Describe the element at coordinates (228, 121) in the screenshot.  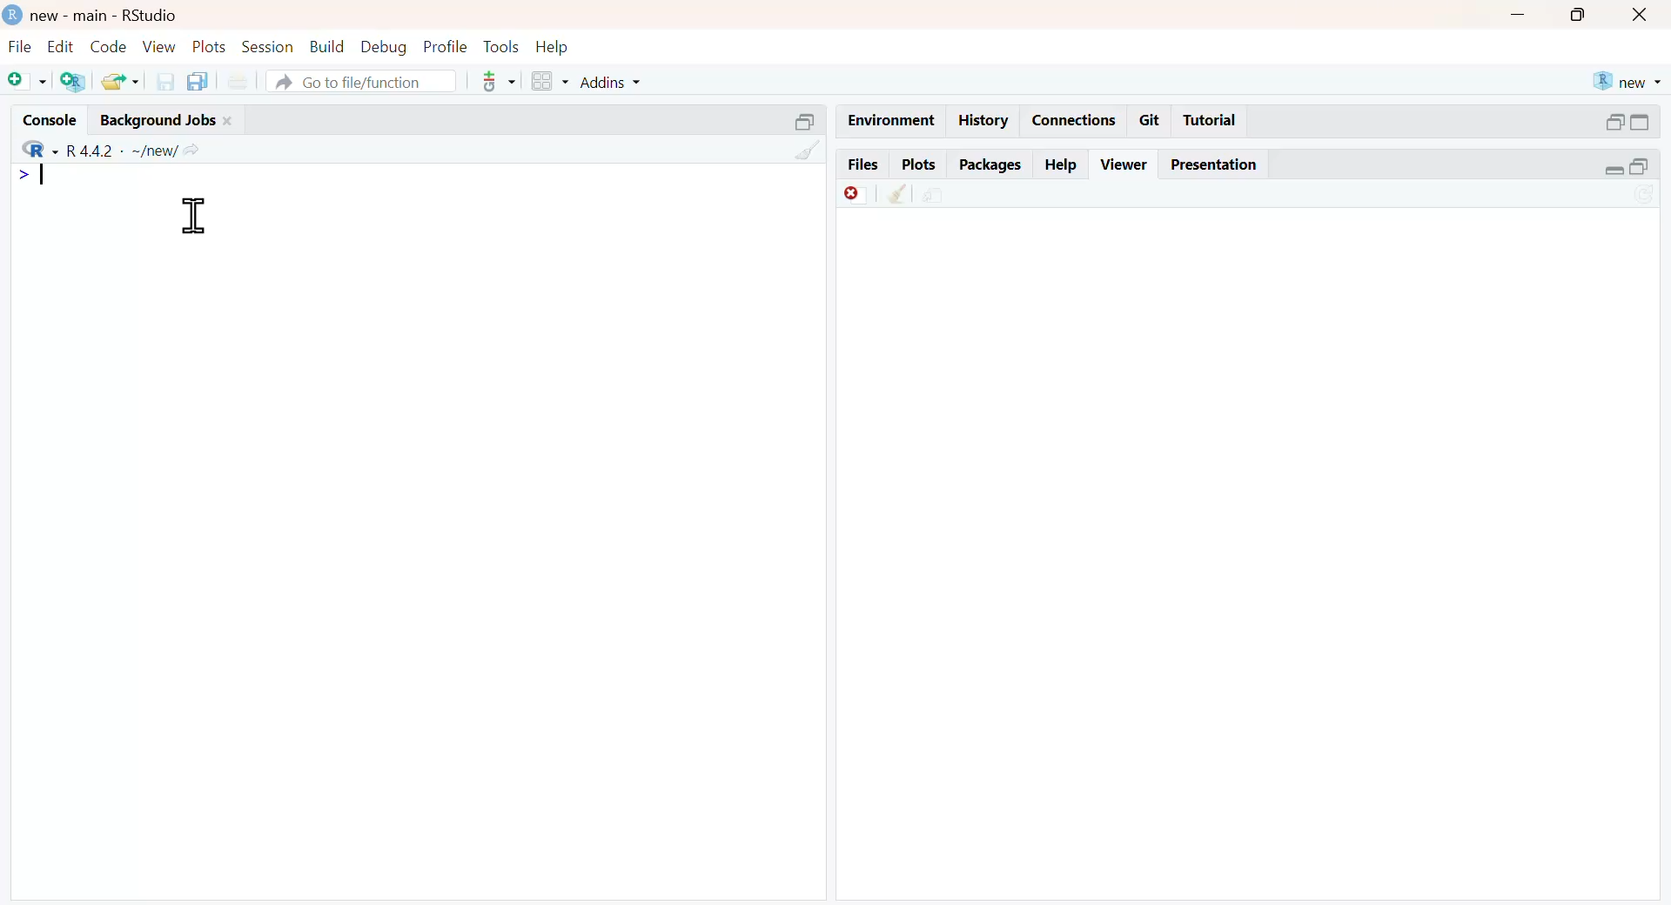
I see `close` at that location.